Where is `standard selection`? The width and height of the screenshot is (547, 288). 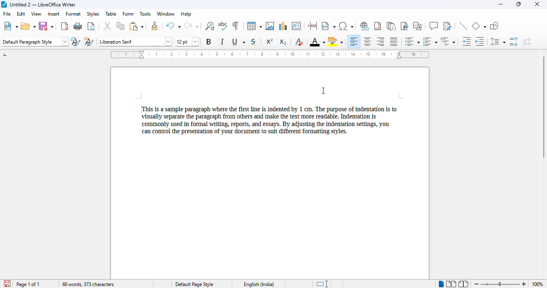
standard selection is located at coordinates (324, 284).